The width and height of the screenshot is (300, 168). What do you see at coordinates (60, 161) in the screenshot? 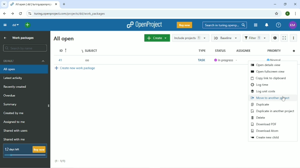
I see `(1-1/1)` at bounding box center [60, 161].